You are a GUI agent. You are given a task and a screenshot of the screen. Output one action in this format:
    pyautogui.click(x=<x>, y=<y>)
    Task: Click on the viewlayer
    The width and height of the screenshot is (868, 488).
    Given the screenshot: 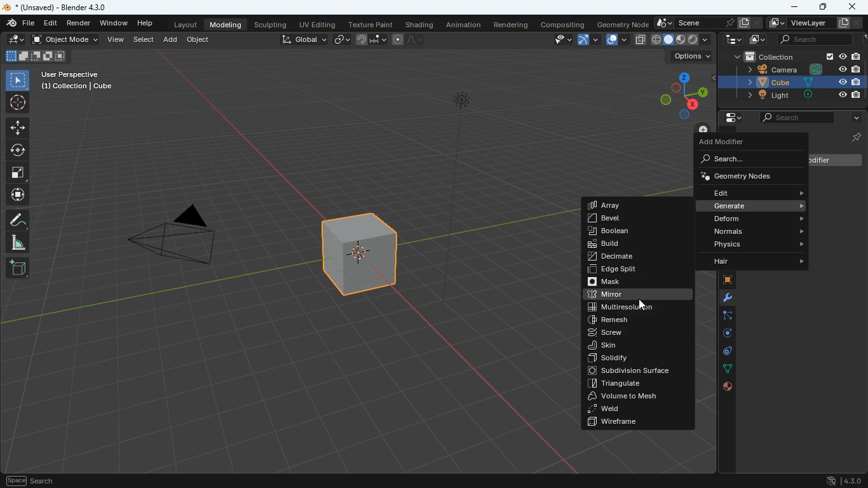 What is the action you would take?
    pyautogui.click(x=811, y=24)
    